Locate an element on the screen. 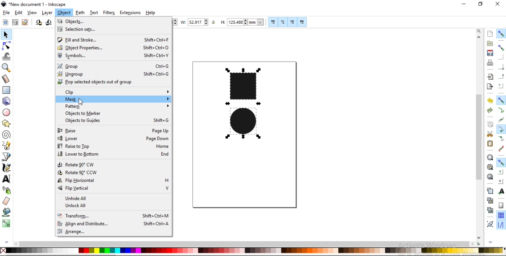  zoom is located at coordinates (480, 31).